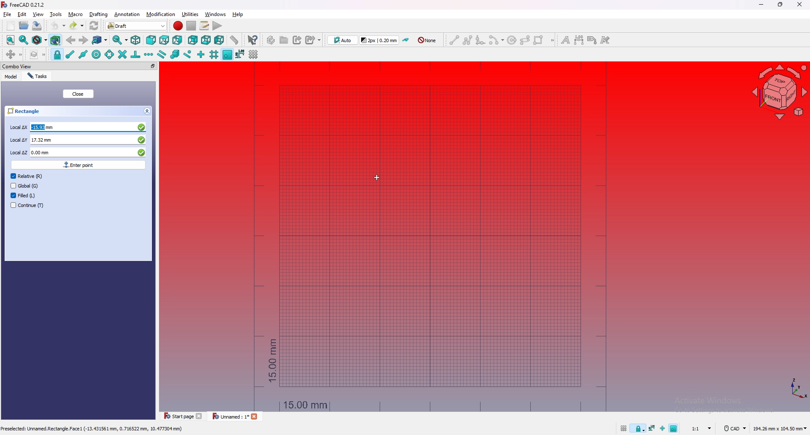 The height and width of the screenshot is (435, 810). I want to click on rectangle, so click(79, 110).